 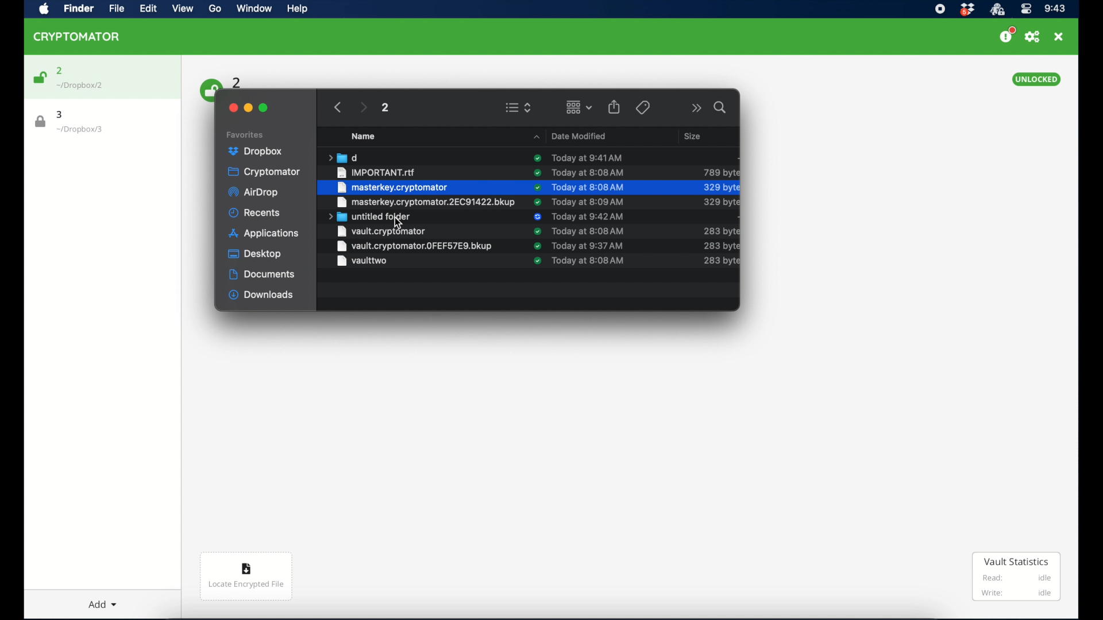 What do you see at coordinates (60, 71) in the screenshot?
I see `2` at bounding box center [60, 71].